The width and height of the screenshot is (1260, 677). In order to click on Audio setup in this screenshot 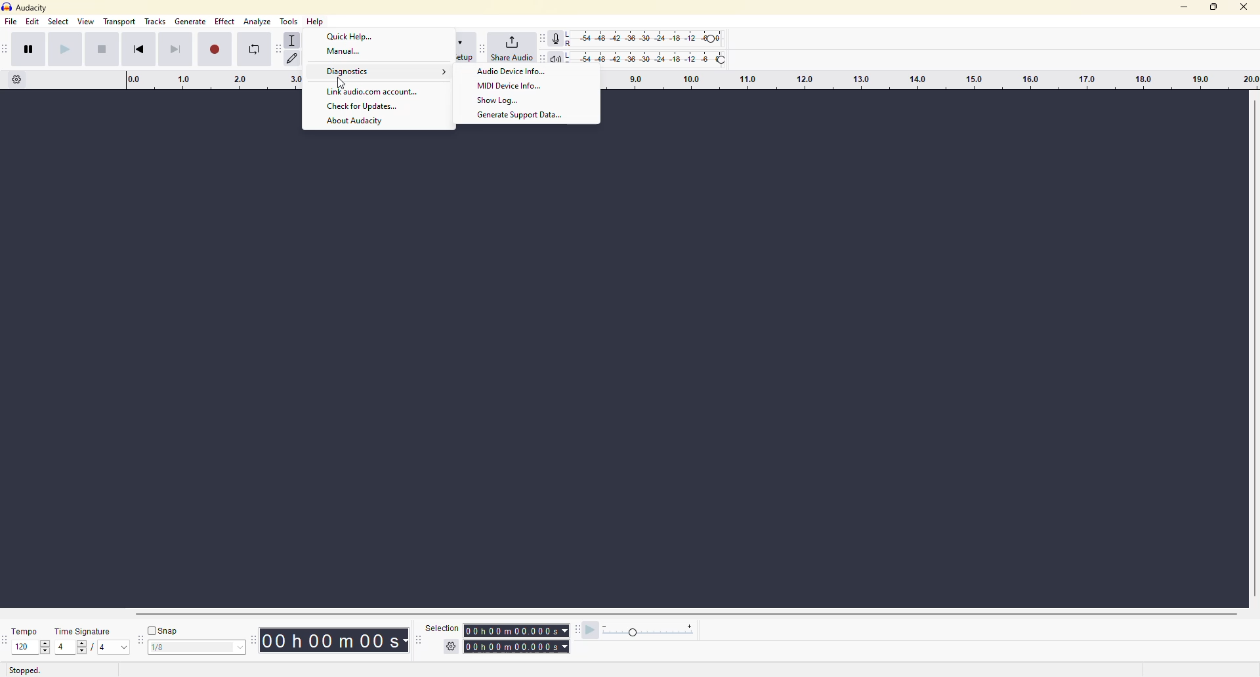, I will do `click(463, 48)`.